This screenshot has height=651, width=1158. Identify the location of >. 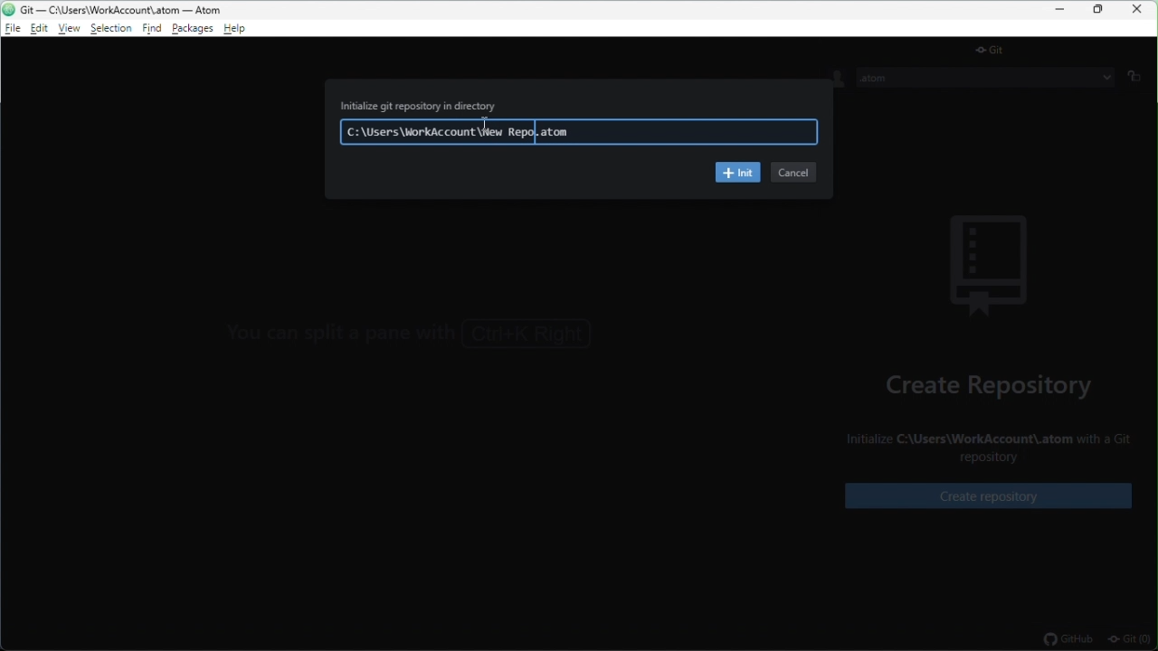
(813, 334).